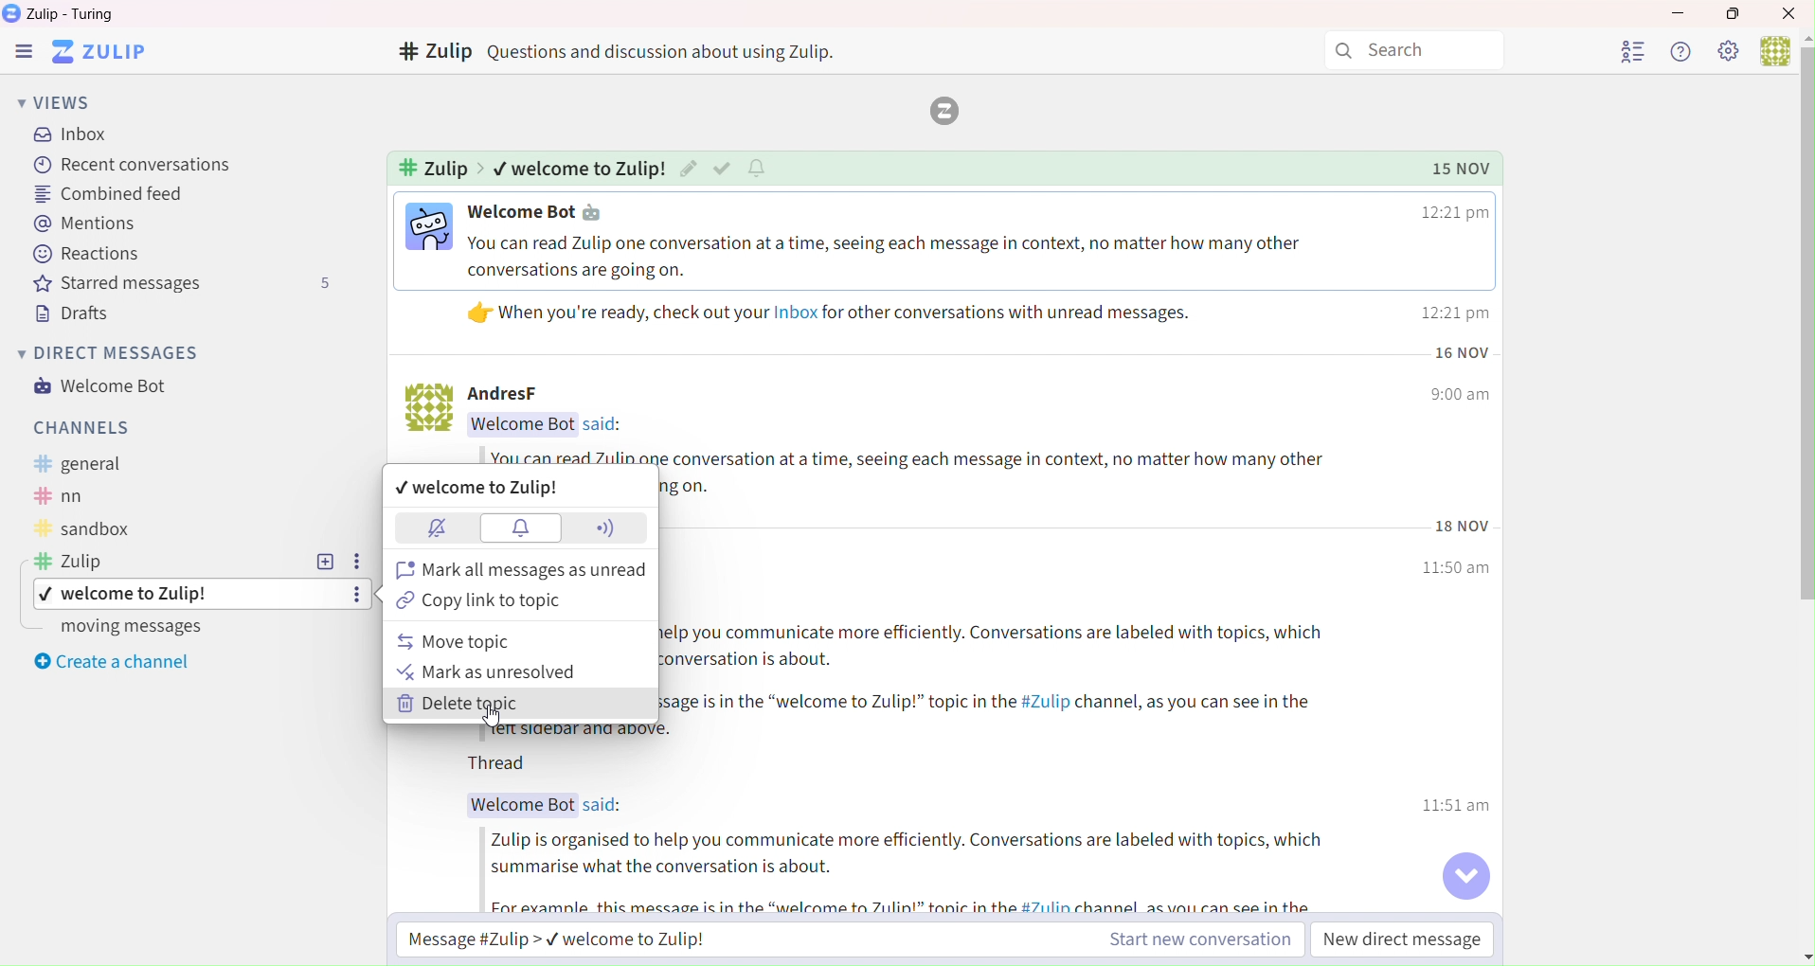  Describe the element at coordinates (104, 352) in the screenshot. I see `Direct Messages` at that location.